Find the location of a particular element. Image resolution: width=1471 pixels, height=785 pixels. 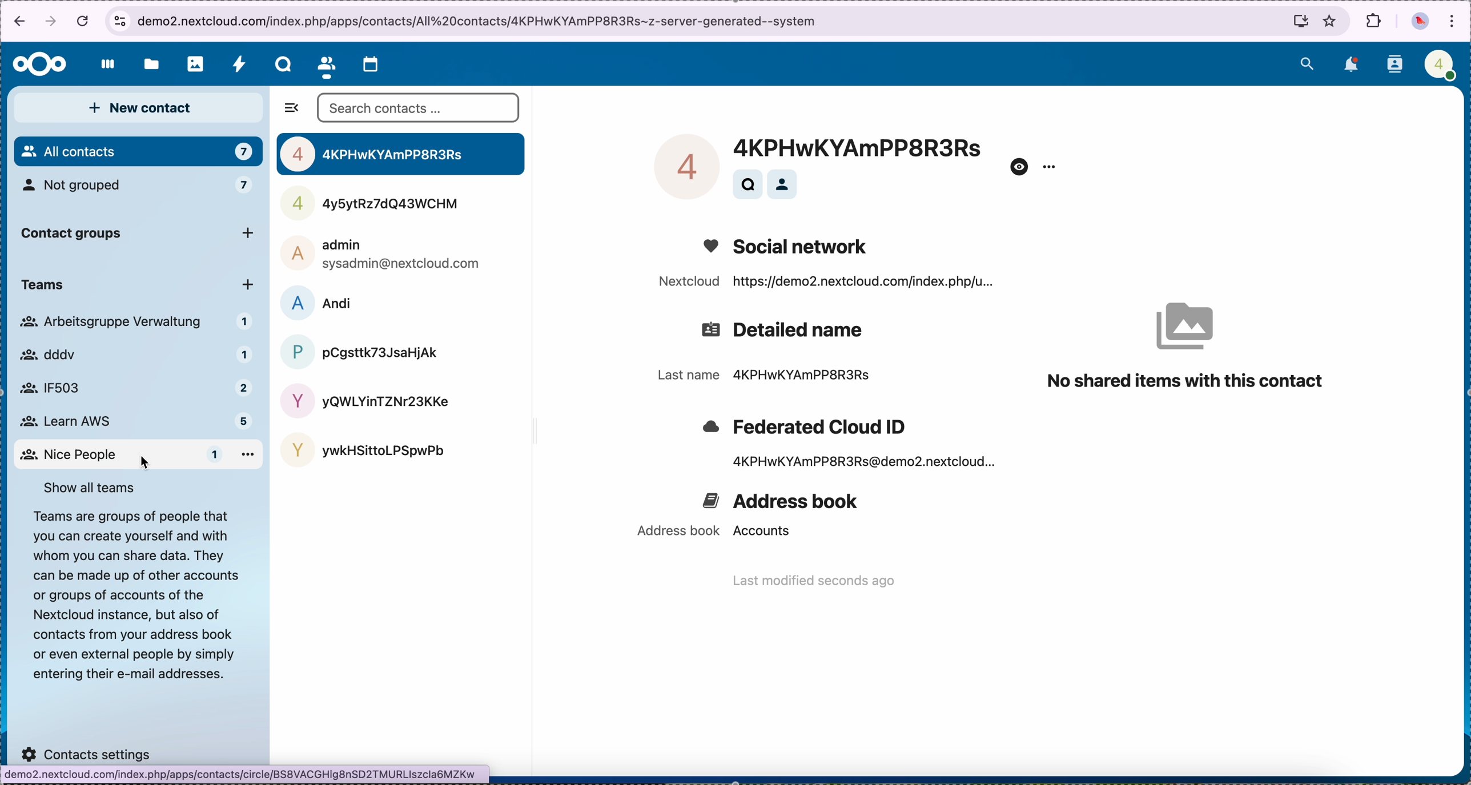

extensions is located at coordinates (1373, 23).